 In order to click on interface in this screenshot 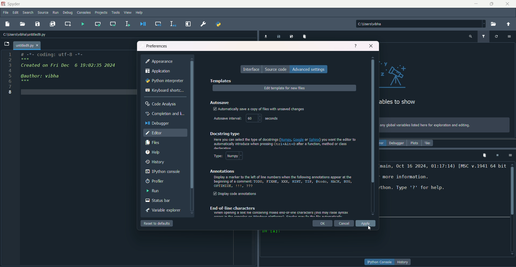, I will do `click(252, 69)`.